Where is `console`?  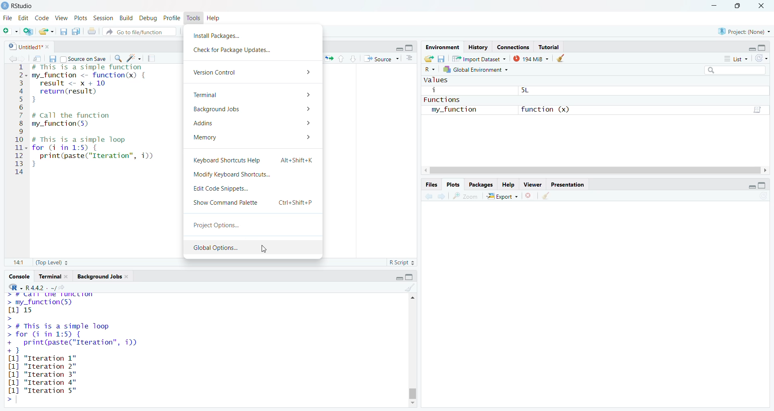
console is located at coordinates (18, 276).